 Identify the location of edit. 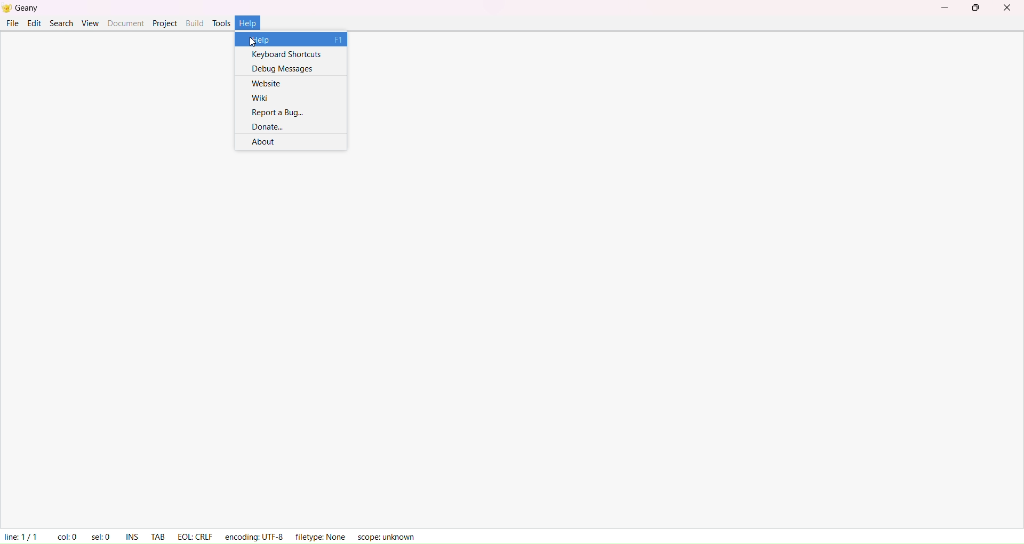
(34, 23).